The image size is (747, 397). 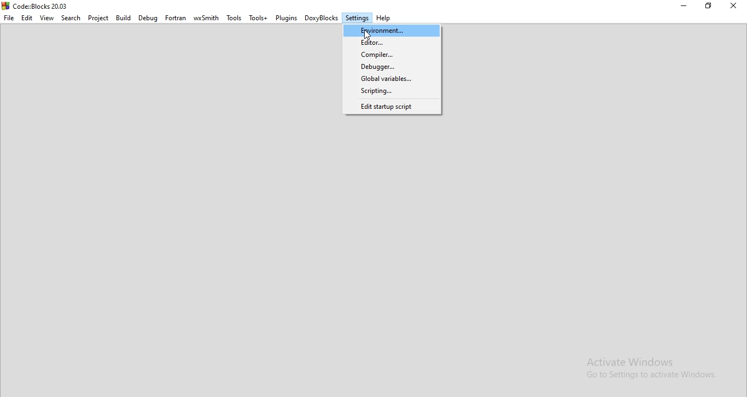 I want to click on Plugins, so click(x=287, y=17).